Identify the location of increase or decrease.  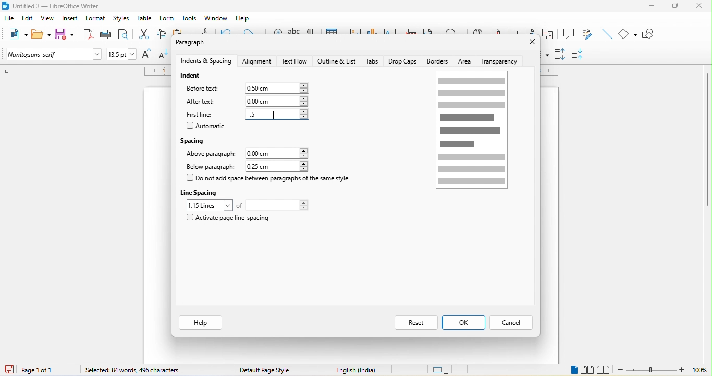
(304, 88).